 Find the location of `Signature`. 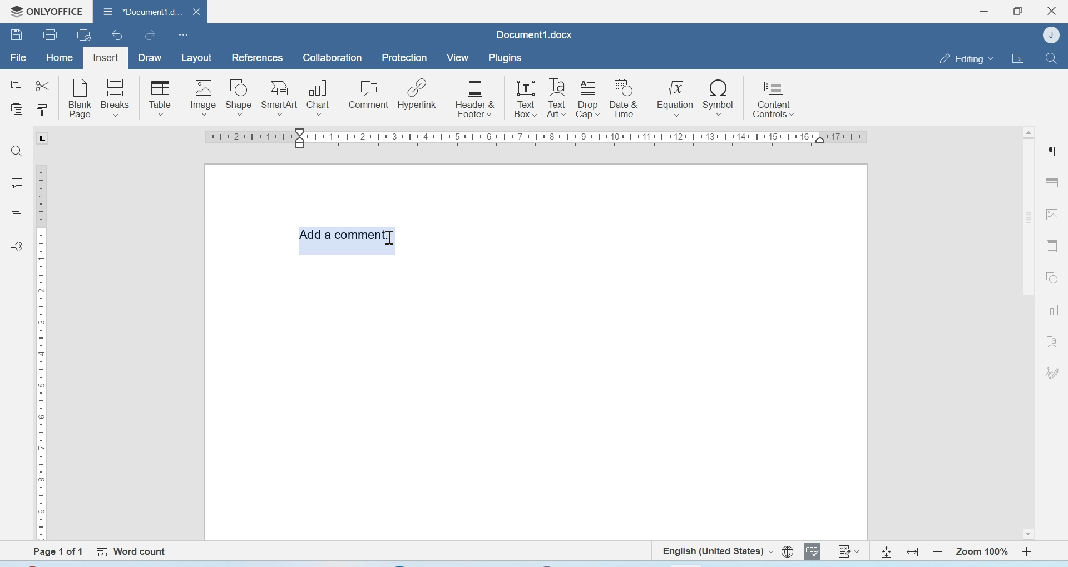

Signature is located at coordinates (1053, 373).